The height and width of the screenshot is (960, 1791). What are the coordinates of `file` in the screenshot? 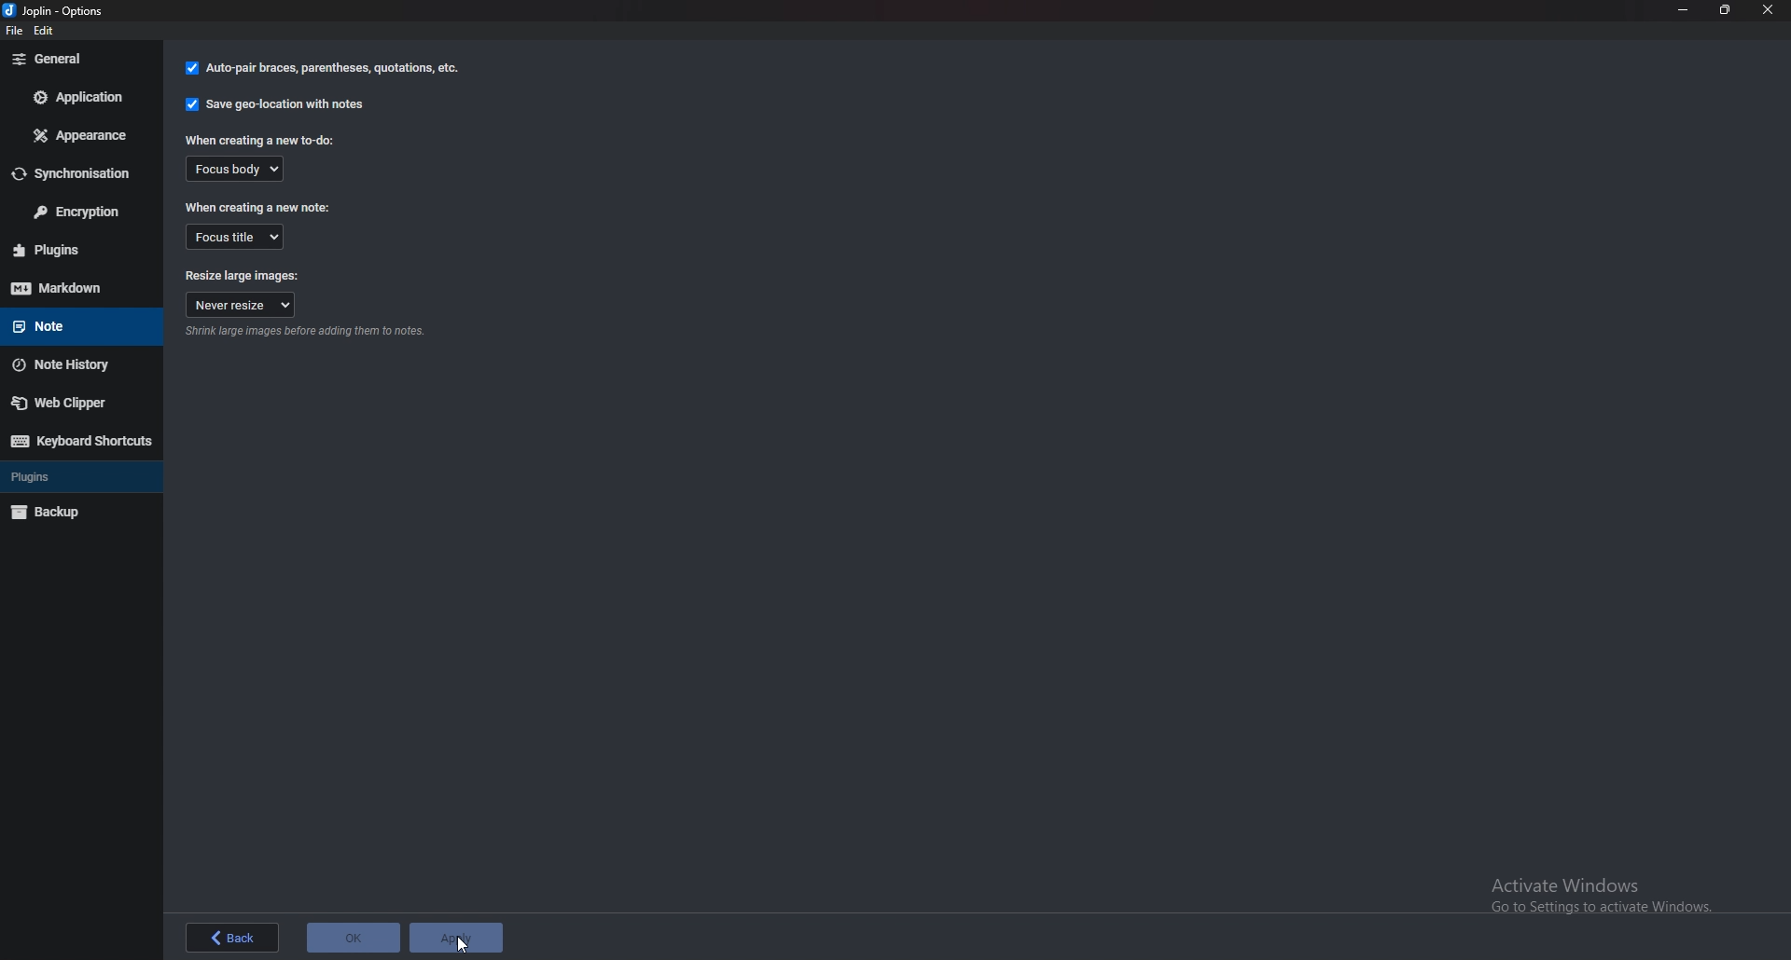 It's located at (18, 34).